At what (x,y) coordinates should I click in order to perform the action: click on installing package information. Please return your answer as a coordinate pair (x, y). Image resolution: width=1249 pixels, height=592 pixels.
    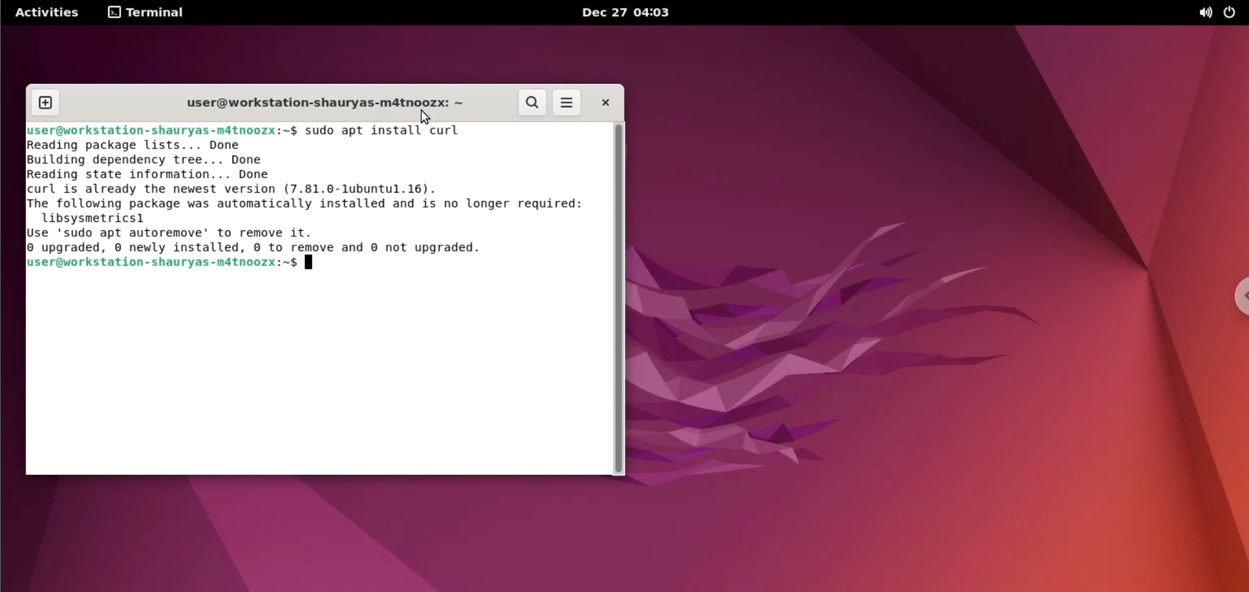
    Looking at the image, I should click on (311, 197).